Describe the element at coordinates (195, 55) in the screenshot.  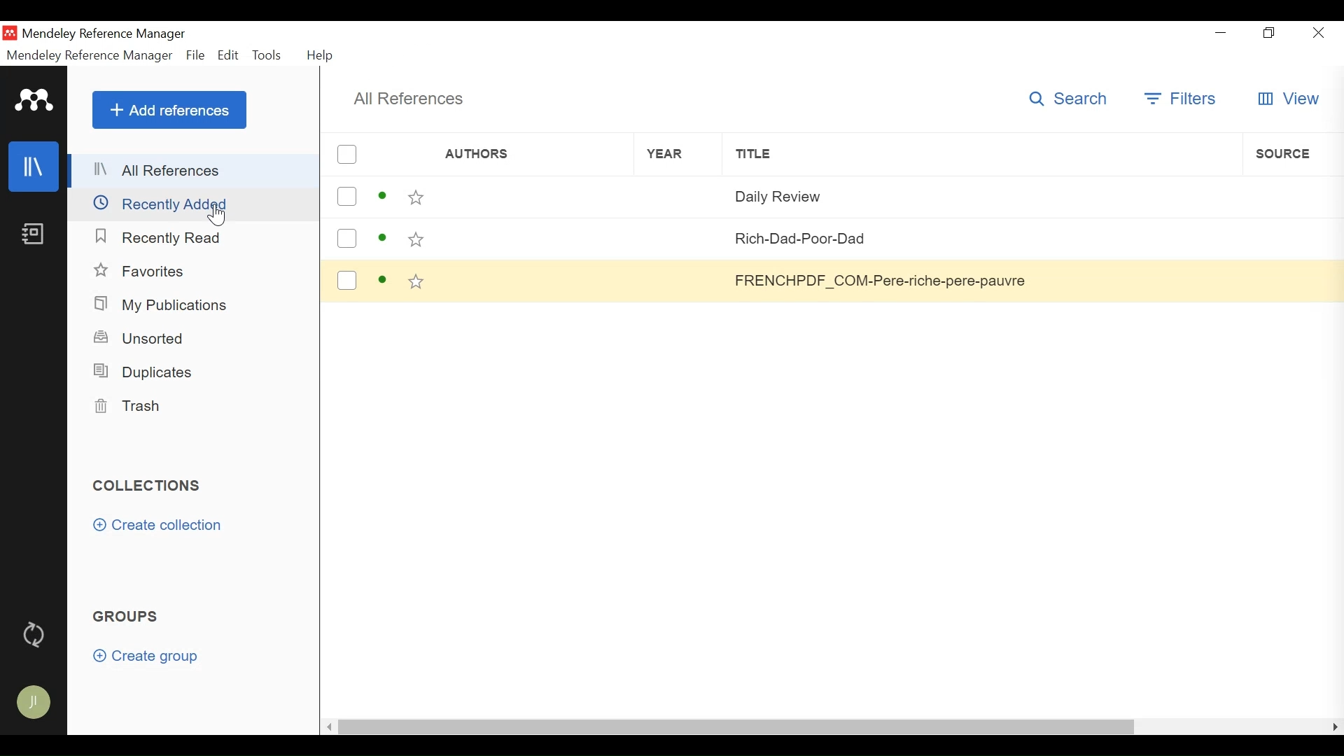
I see `File` at that location.